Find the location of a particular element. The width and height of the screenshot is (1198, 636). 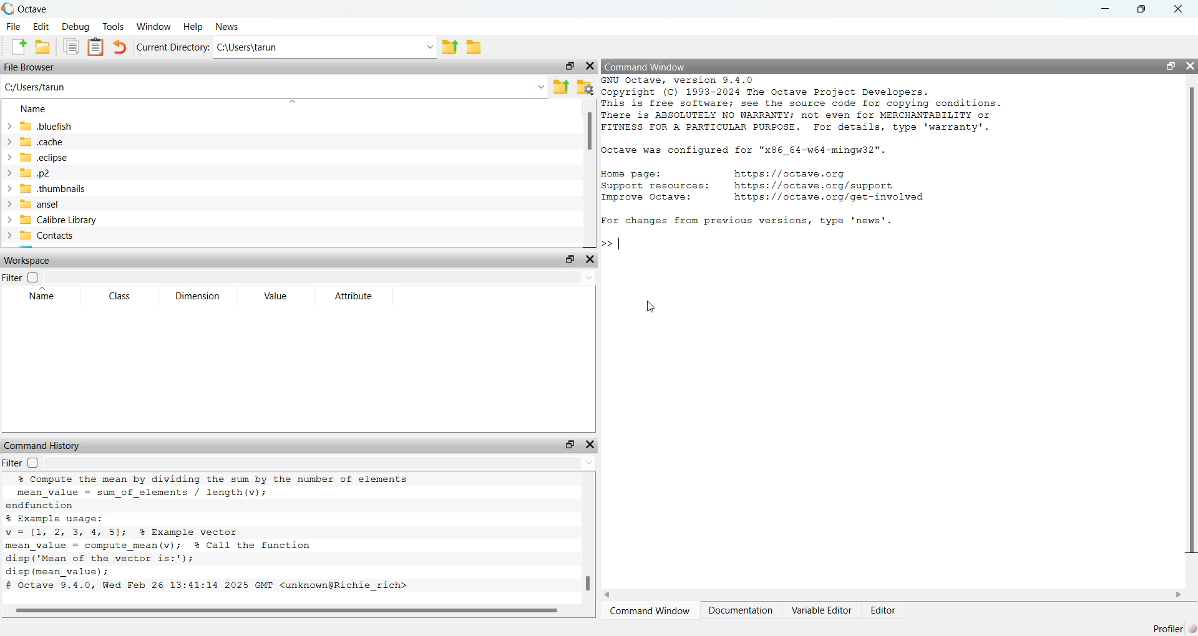

Drop-down  is located at coordinates (429, 47).